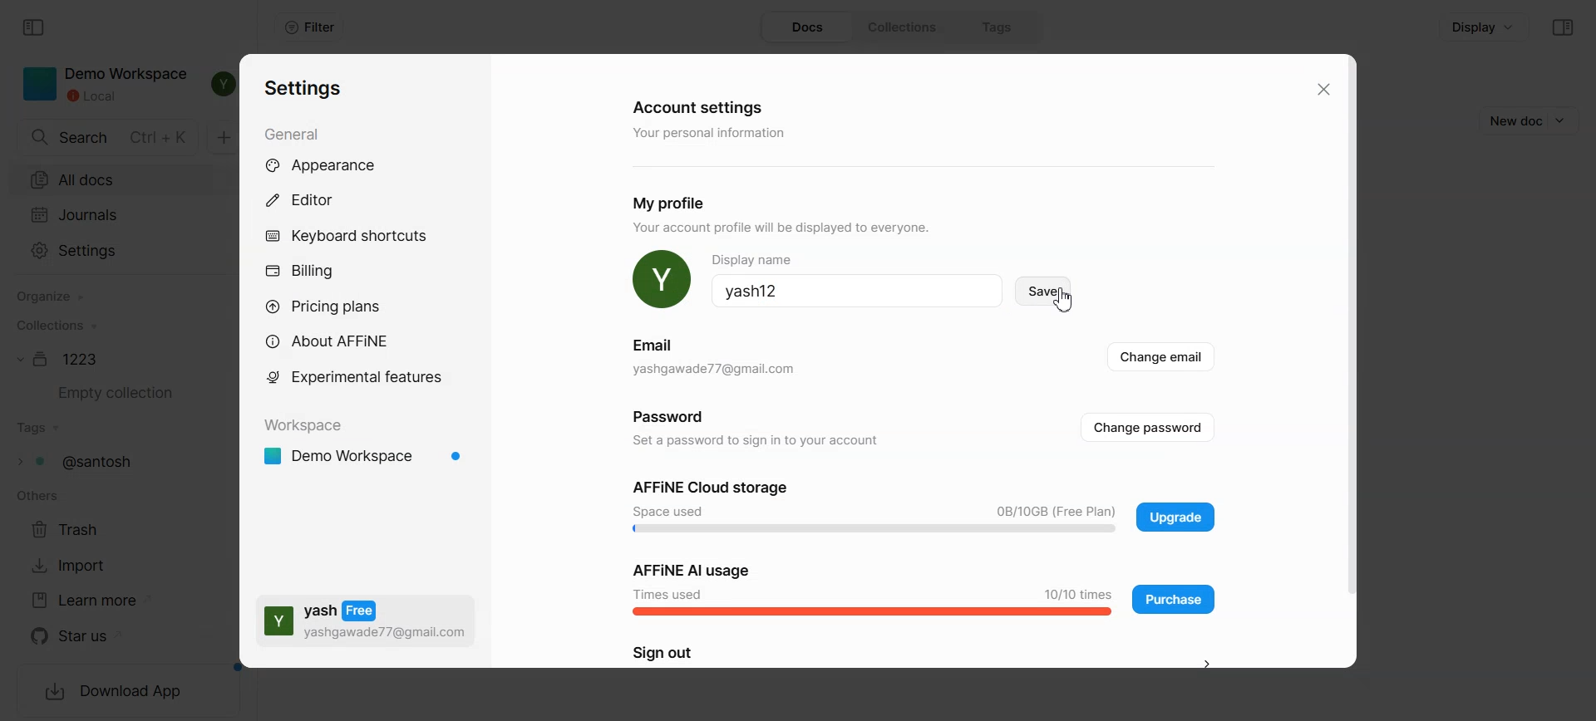 The image size is (1596, 721). I want to click on Display name, so click(857, 291).